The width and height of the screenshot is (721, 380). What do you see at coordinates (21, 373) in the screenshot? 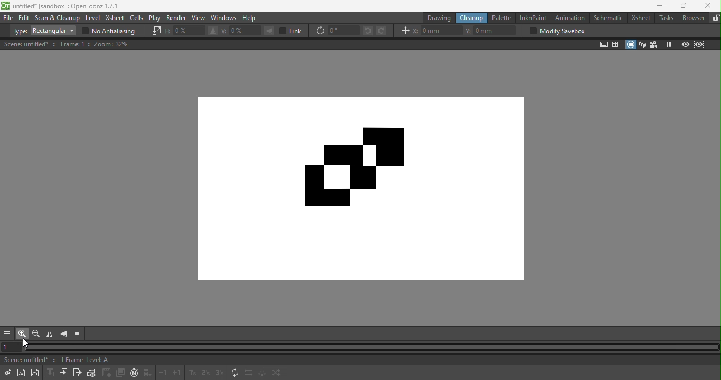
I see `New raster level` at bounding box center [21, 373].